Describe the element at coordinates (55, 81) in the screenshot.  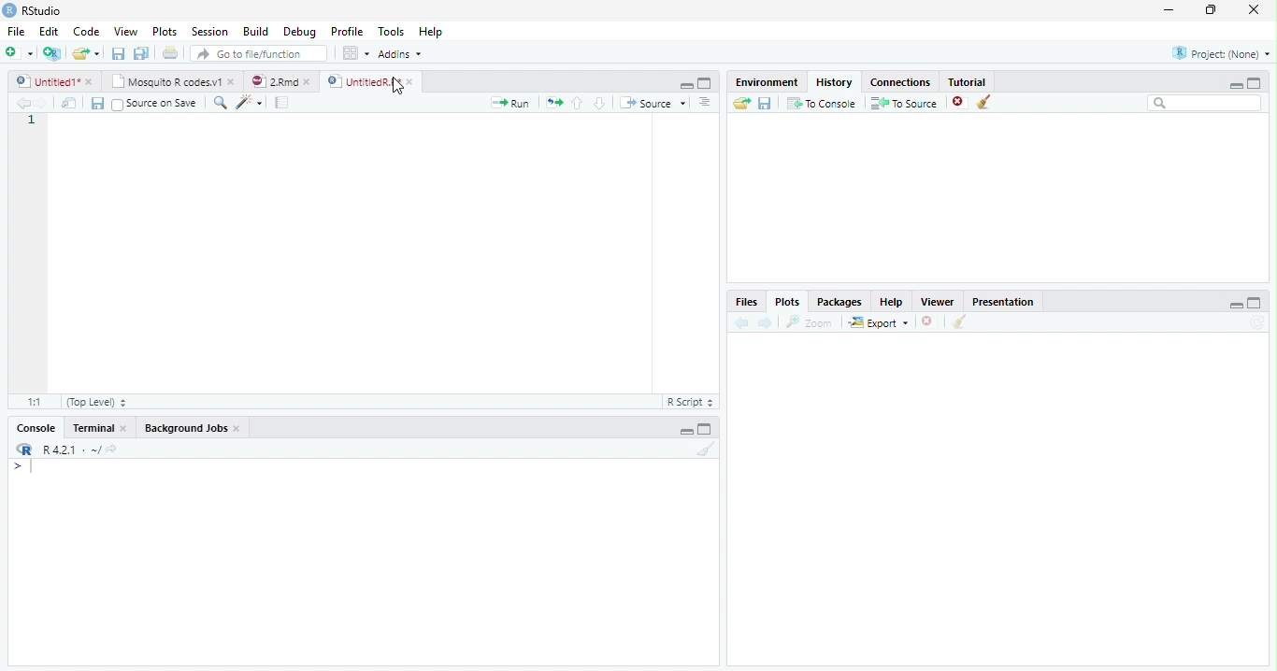
I see `Untitled` at that location.